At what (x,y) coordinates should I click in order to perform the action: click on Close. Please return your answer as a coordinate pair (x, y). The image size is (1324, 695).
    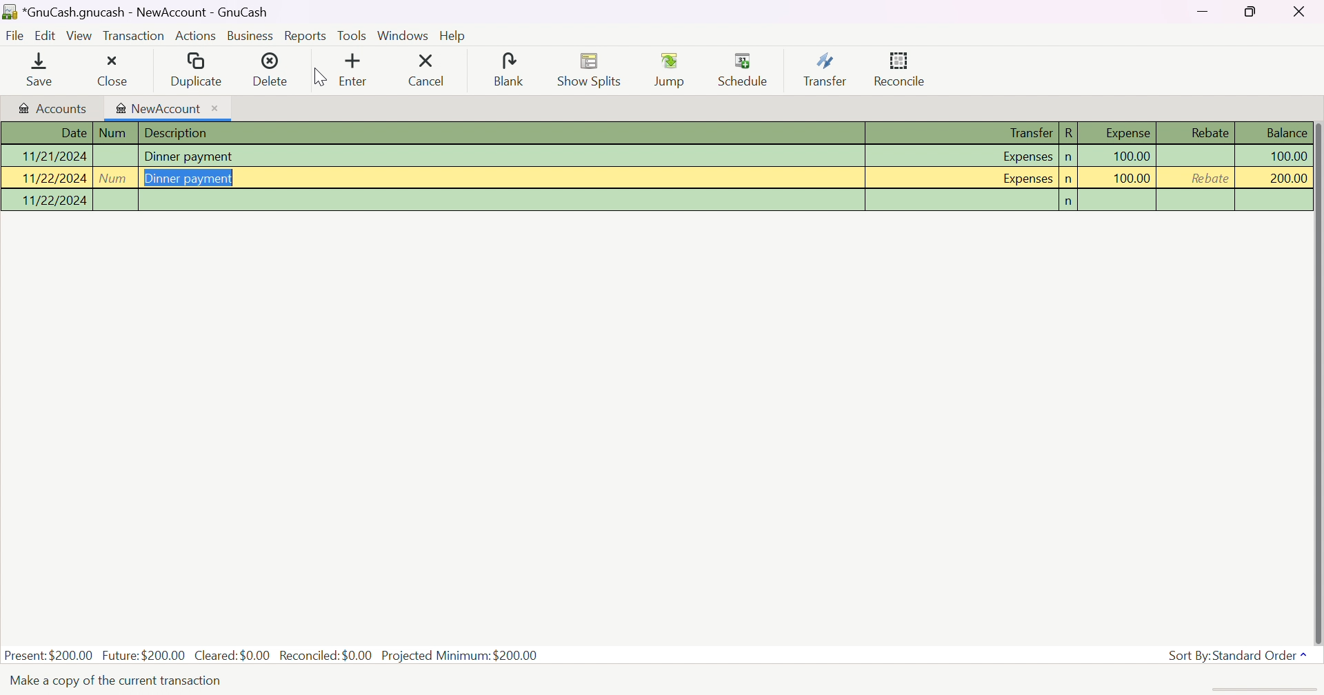
    Looking at the image, I should click on (1301, 12).